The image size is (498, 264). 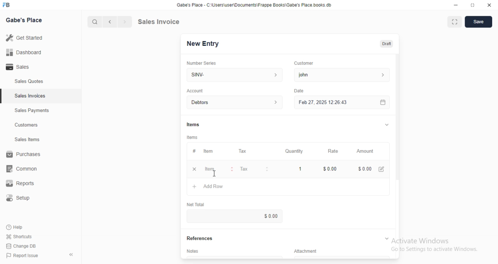 I want to click on Shortcuts, so click(x=19, y=237).